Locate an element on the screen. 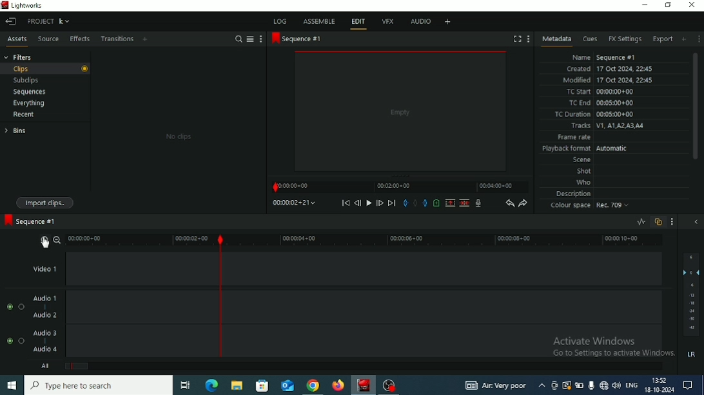 The image size is (704, 395). Meet Now is located at coordinates (554, 386).